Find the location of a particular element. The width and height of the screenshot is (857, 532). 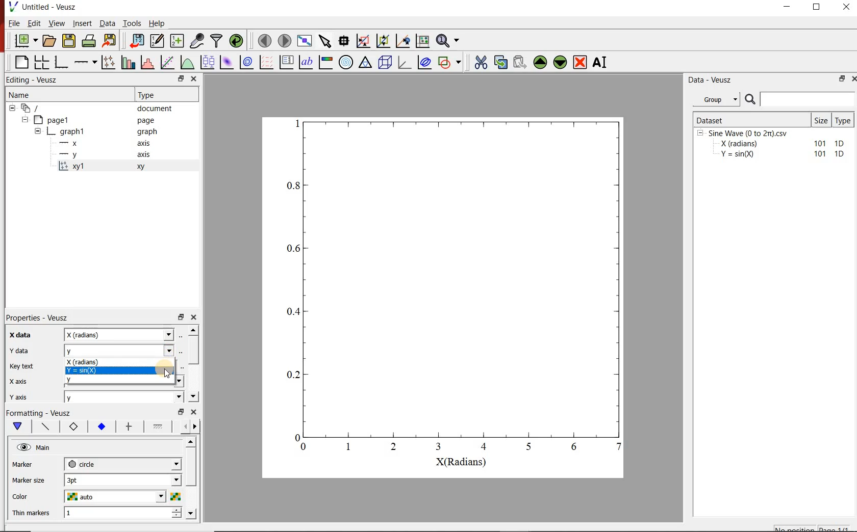

document is located at coordinates (155, 109).